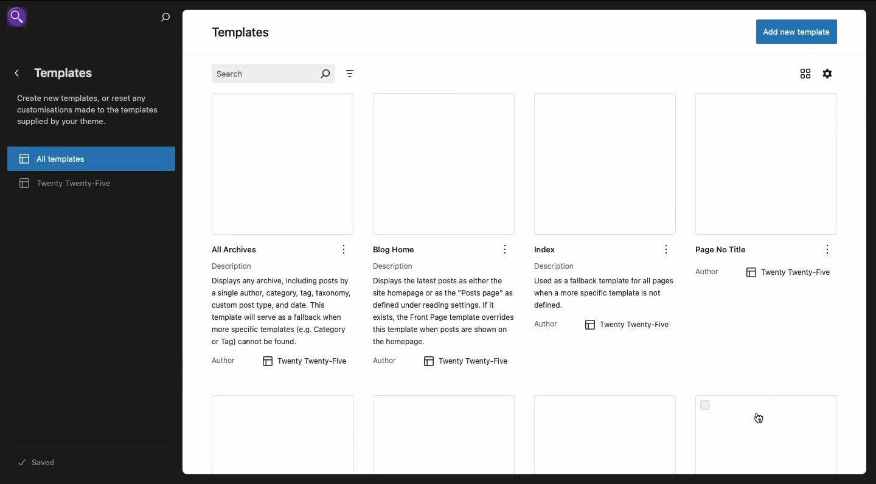 Image resolution: width=876 pixels, height=484 pixels. What do you see at coordinates (797, 31) in the screenshot?
I see `Add new template` at bounding box center [797, 31].